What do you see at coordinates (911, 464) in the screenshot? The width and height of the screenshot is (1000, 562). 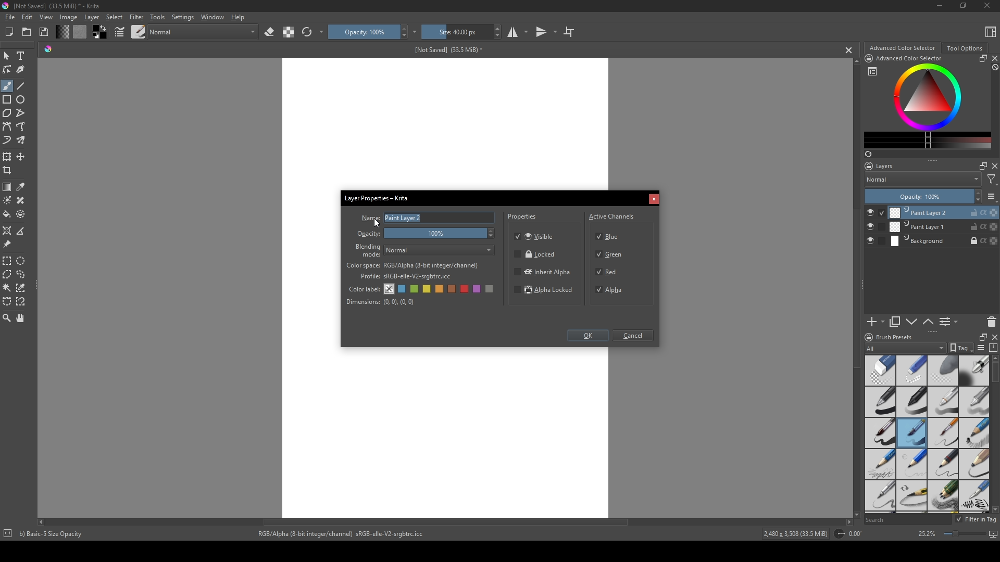 I see `pencil` at bounding box center [911, 464].